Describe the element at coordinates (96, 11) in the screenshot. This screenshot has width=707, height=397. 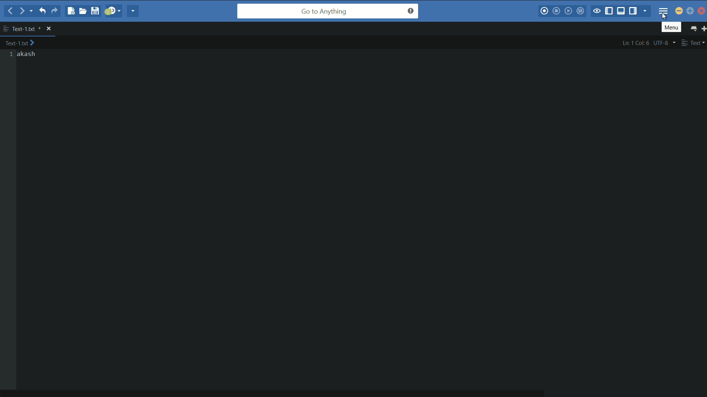
I see `save file` at that location.